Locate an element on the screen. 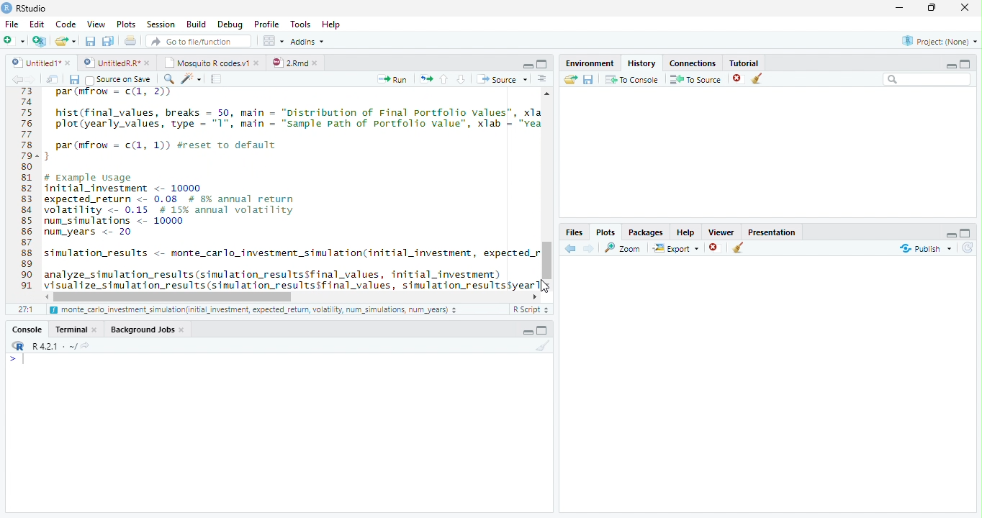  Code Tools is located at coordinates (192, 79).